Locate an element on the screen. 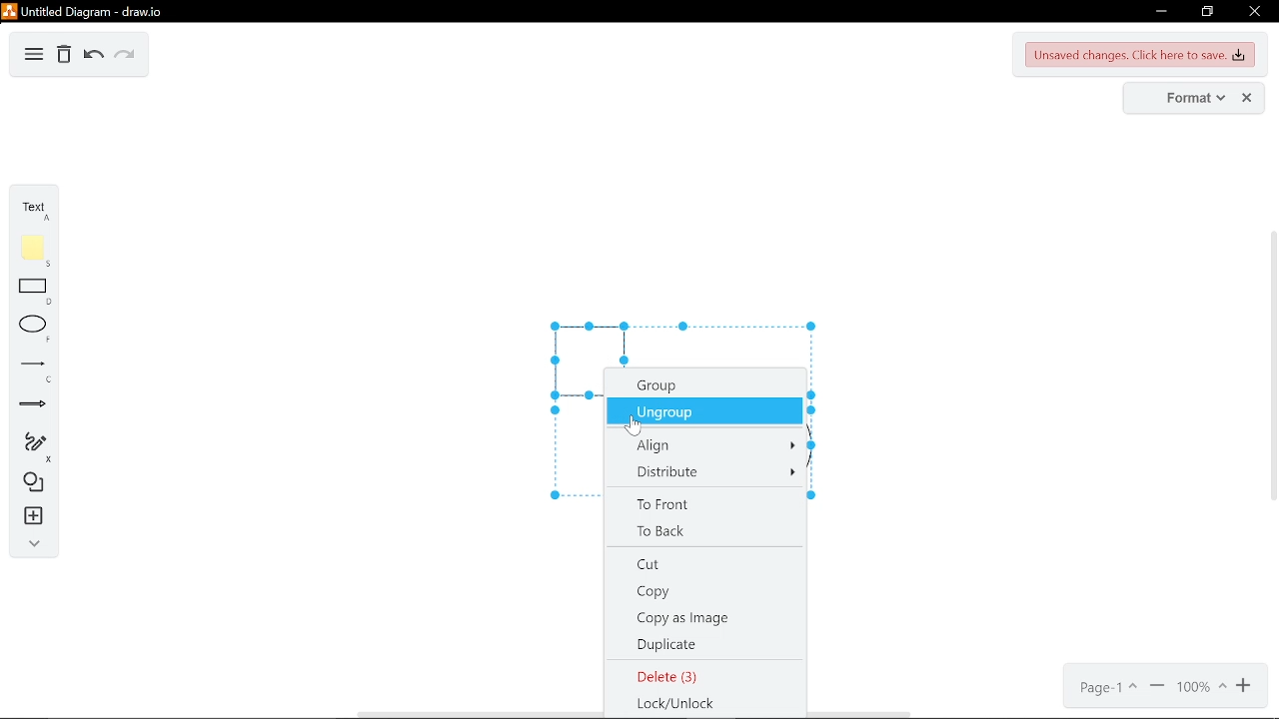 The height and width of the screenshot is (719, 1279). to back is located at coordinates (710, 532).